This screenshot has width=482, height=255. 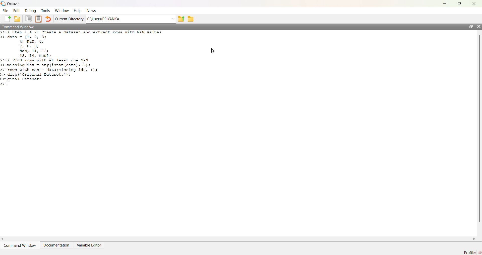 What do you see at coordinates (3, 4) in the screenshot?
I see `logo` at bounding box center [3, 4].